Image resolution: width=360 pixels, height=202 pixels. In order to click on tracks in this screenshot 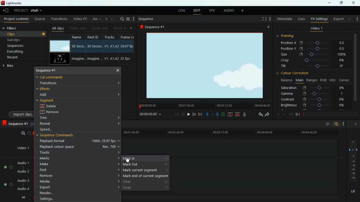, I will do `click(79, 153)`.